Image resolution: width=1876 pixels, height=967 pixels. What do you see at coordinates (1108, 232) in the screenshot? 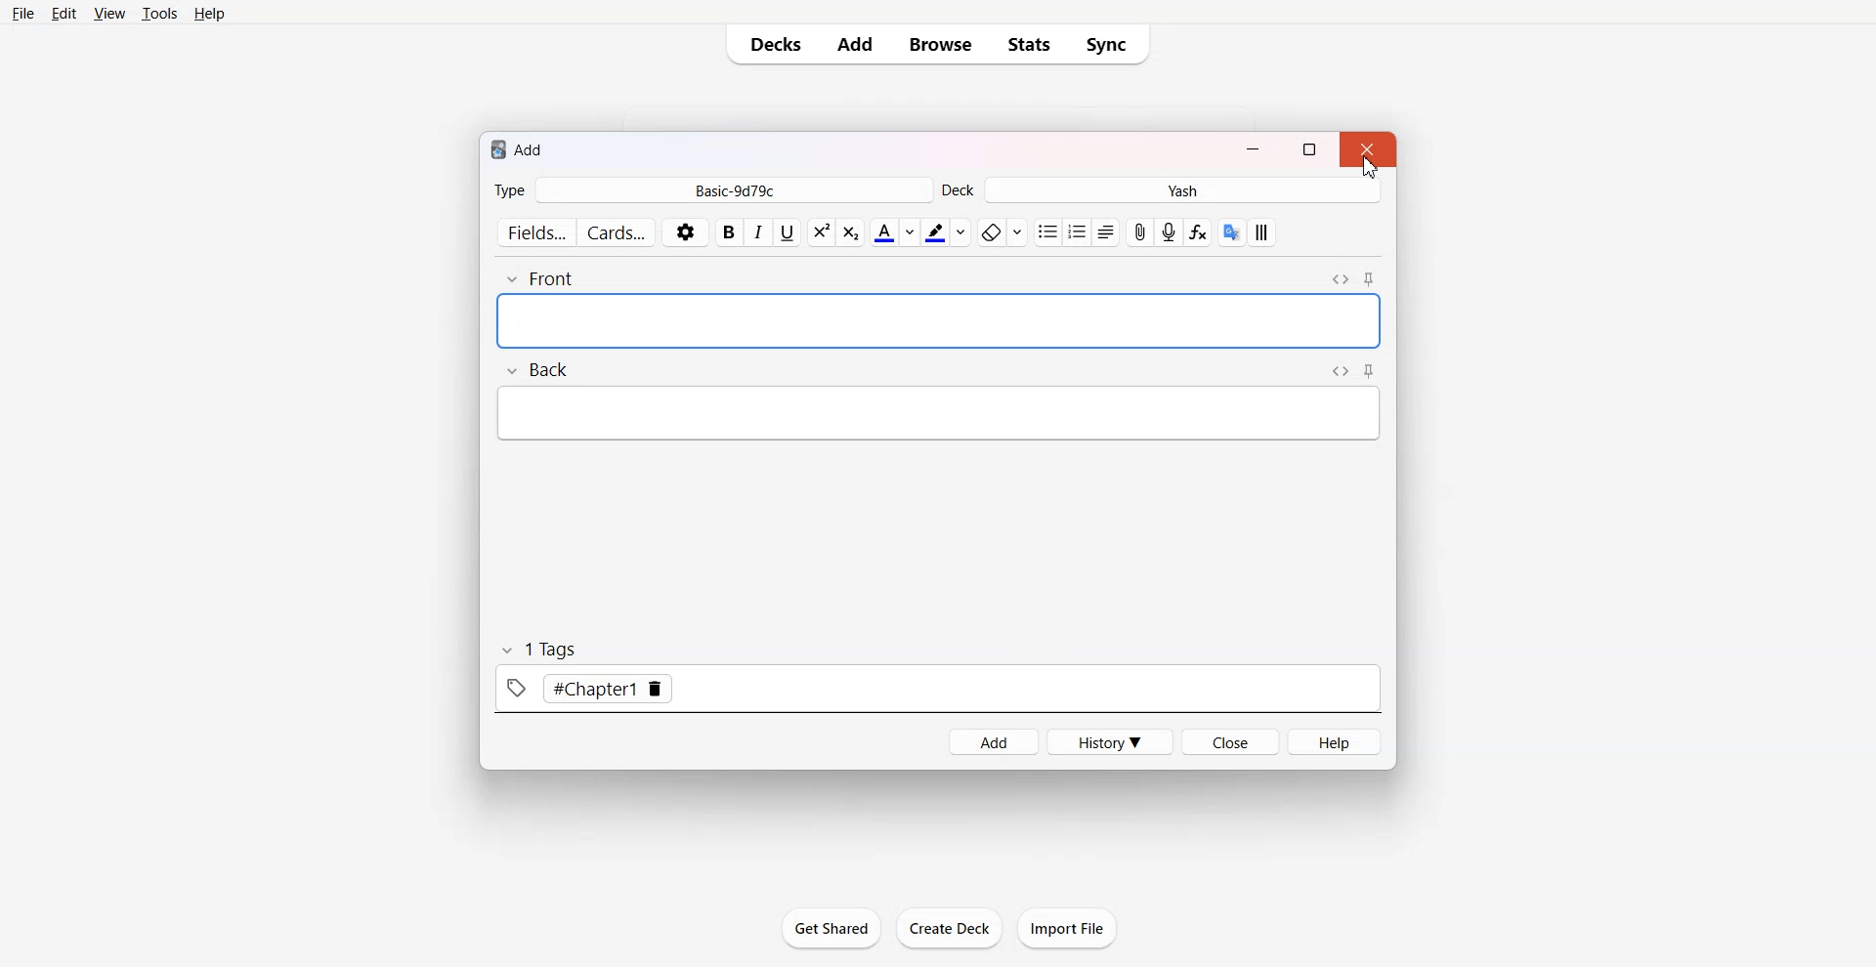
I see `Alignment` at bounding box center [1108, 232].